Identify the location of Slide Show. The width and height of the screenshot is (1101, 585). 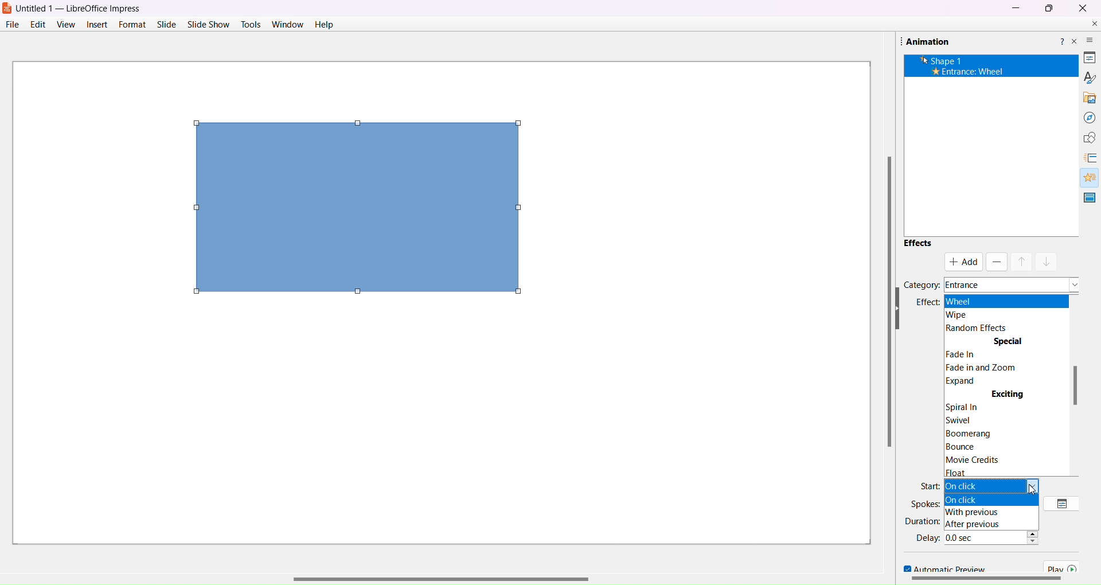
(209, 23).